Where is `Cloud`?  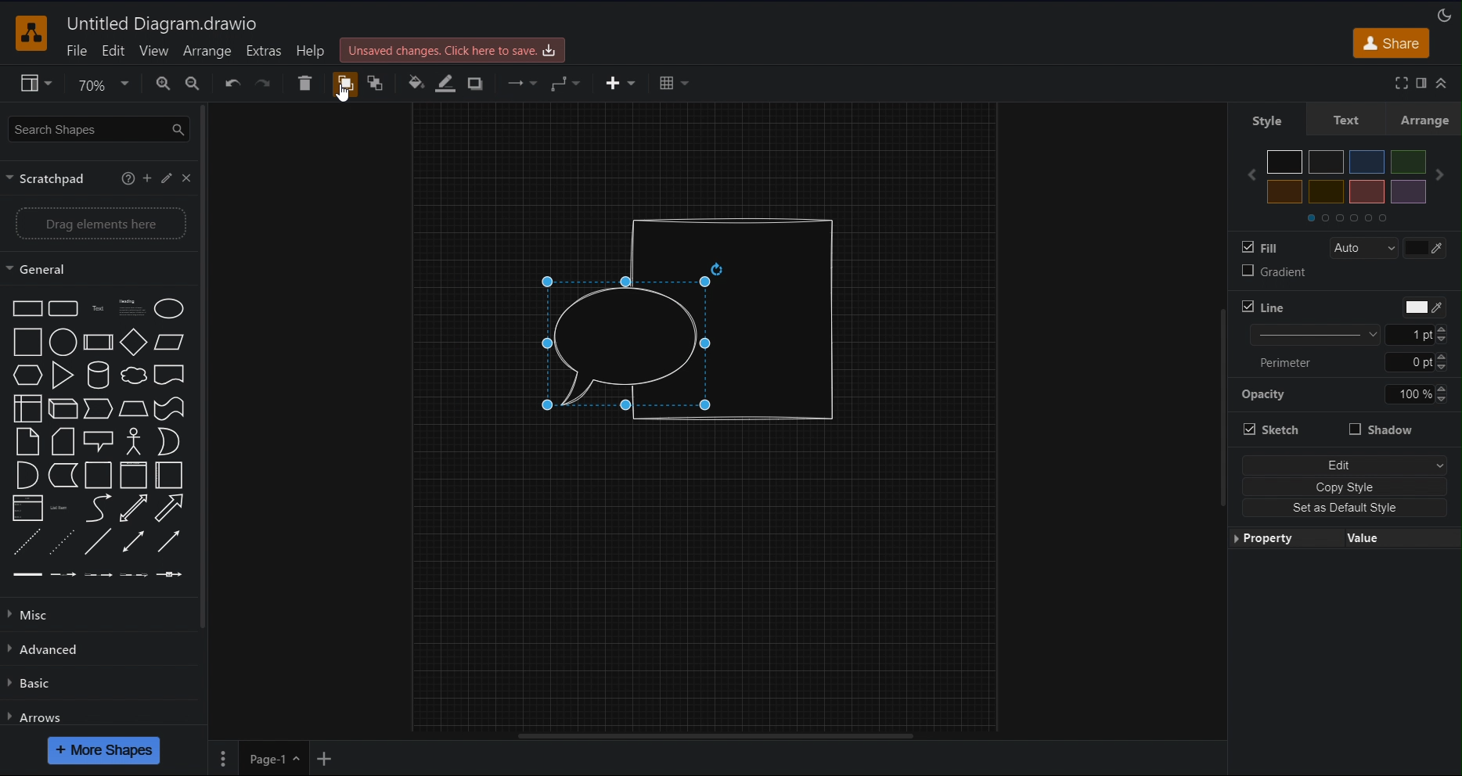 Cloud is located at coordinates (133, 375).